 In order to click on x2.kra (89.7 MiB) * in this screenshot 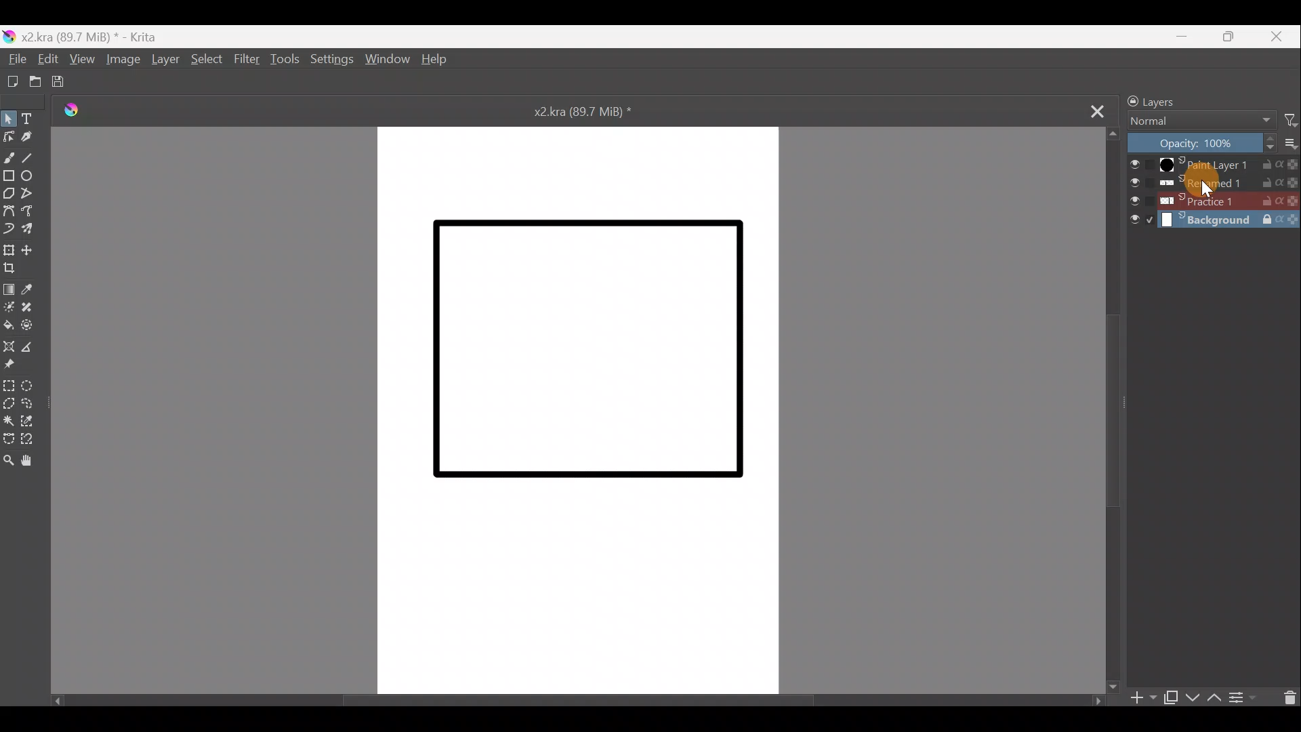, I will do `click(586, 110)`.